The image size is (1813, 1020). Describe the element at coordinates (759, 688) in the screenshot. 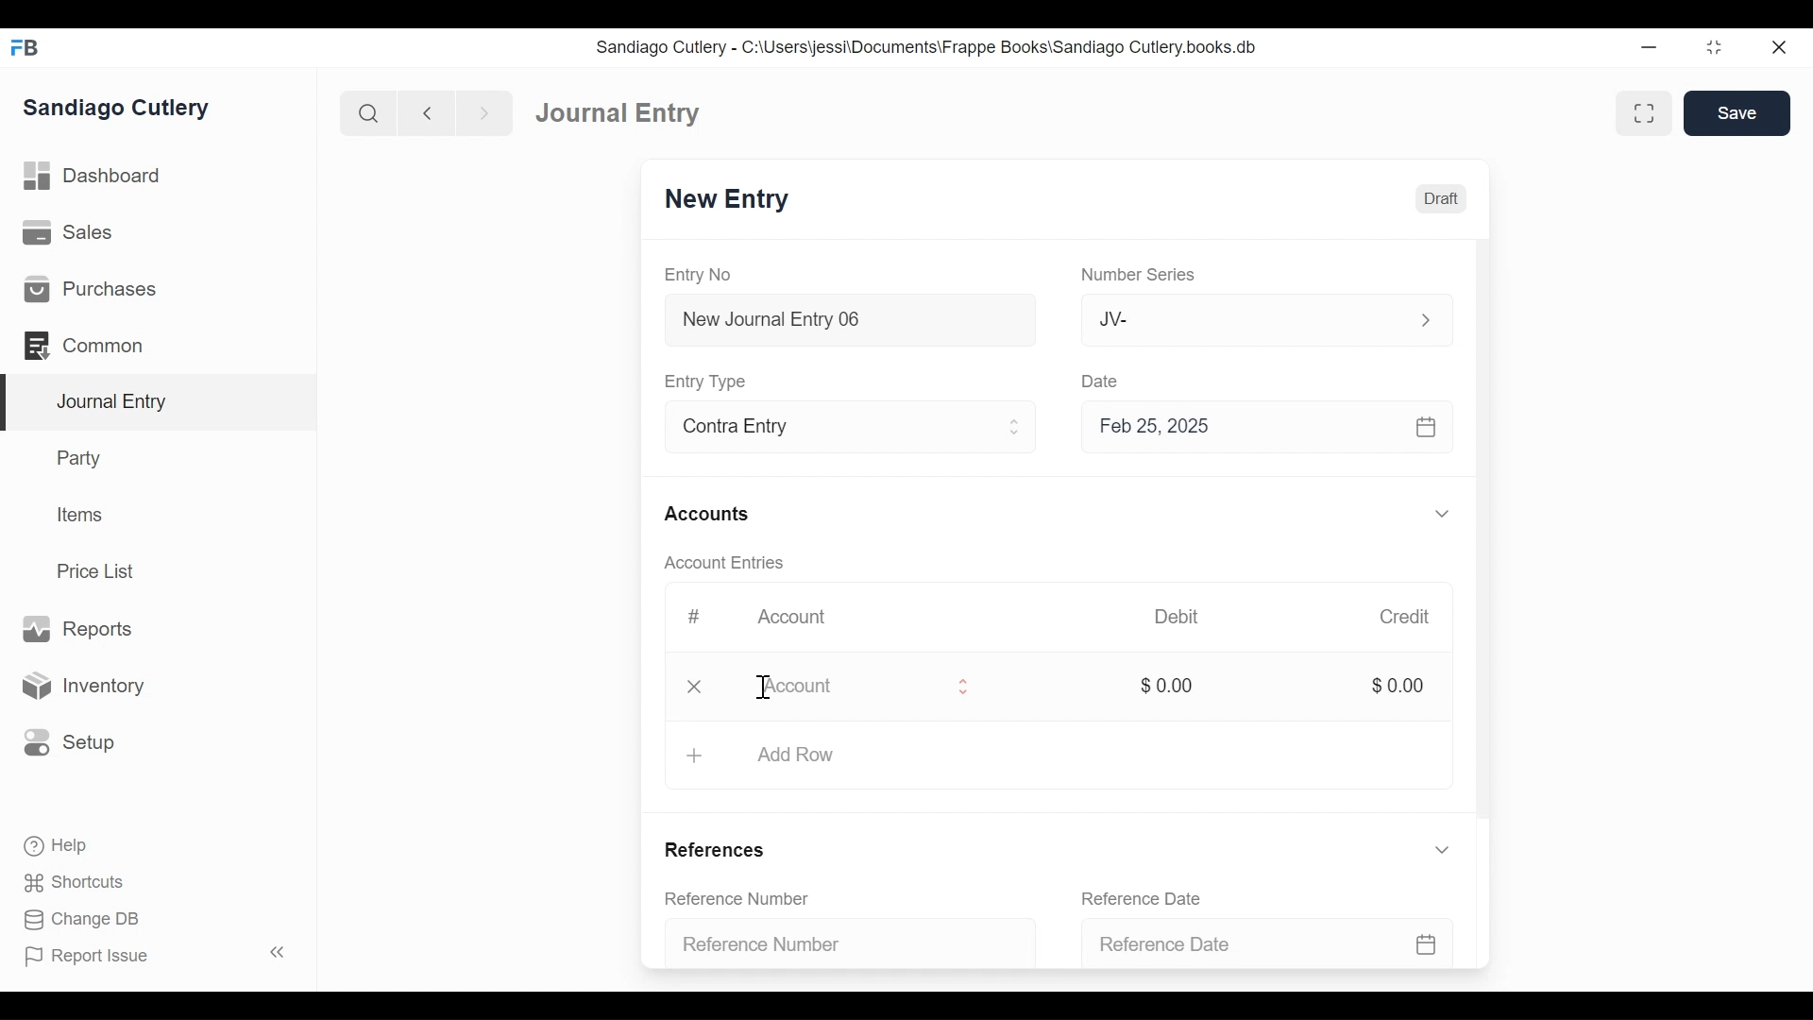

I see `text Cursor` at that location.